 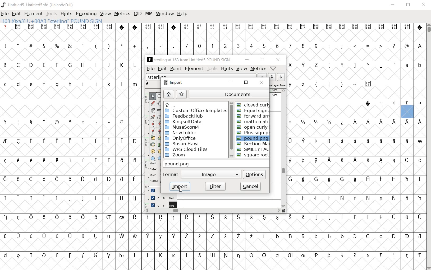 What do you see at coordinates (173, 105) in the screenshot?
I see `` at bounding box center [173, 105].